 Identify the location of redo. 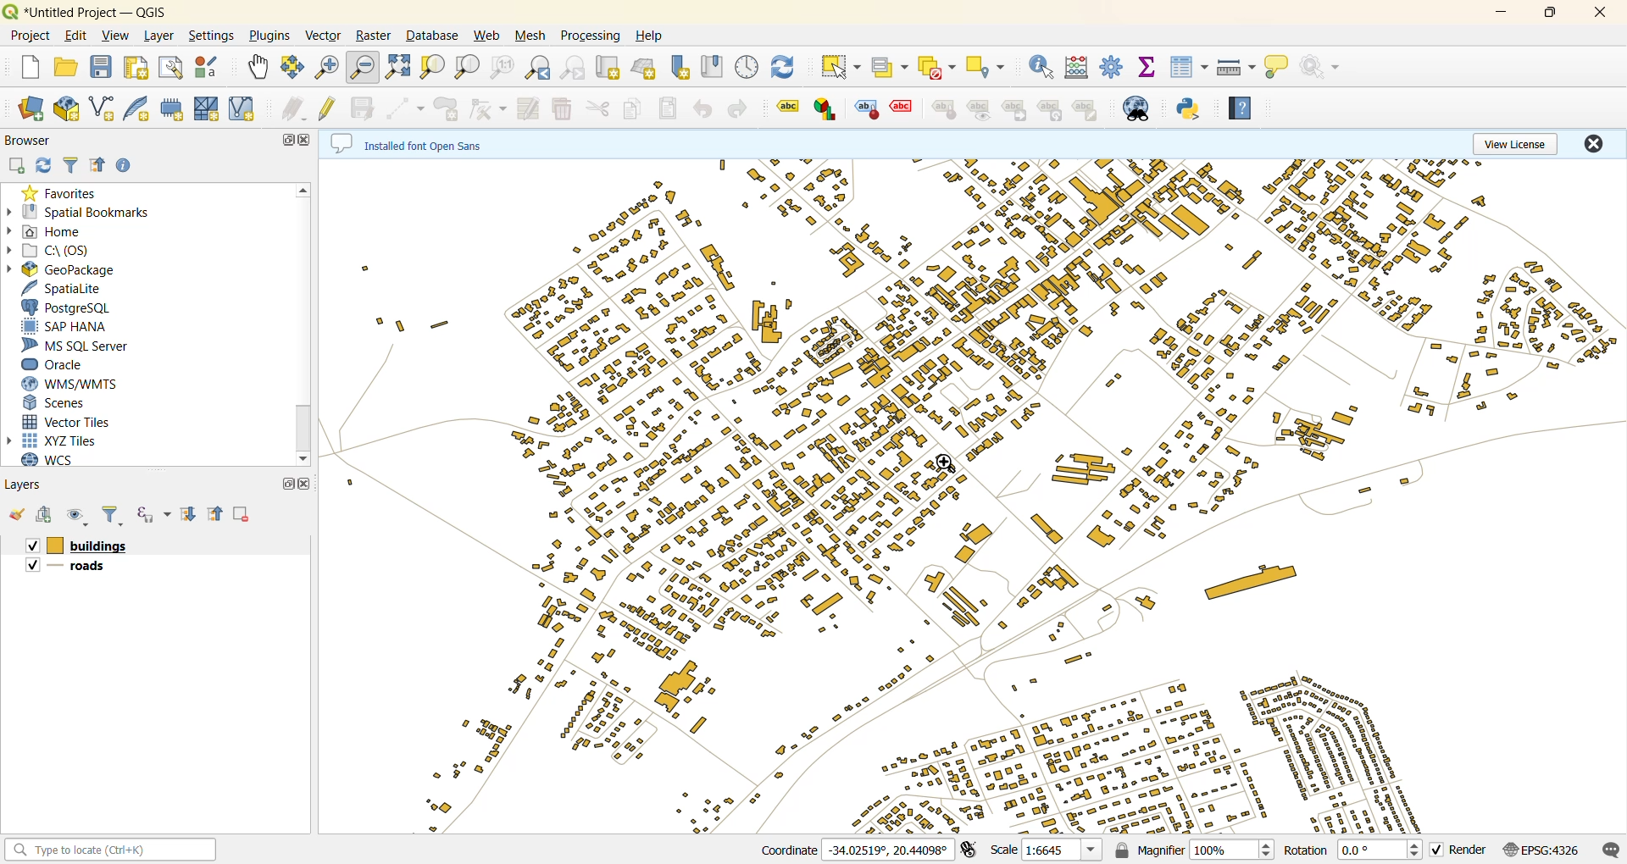
(736, 108).